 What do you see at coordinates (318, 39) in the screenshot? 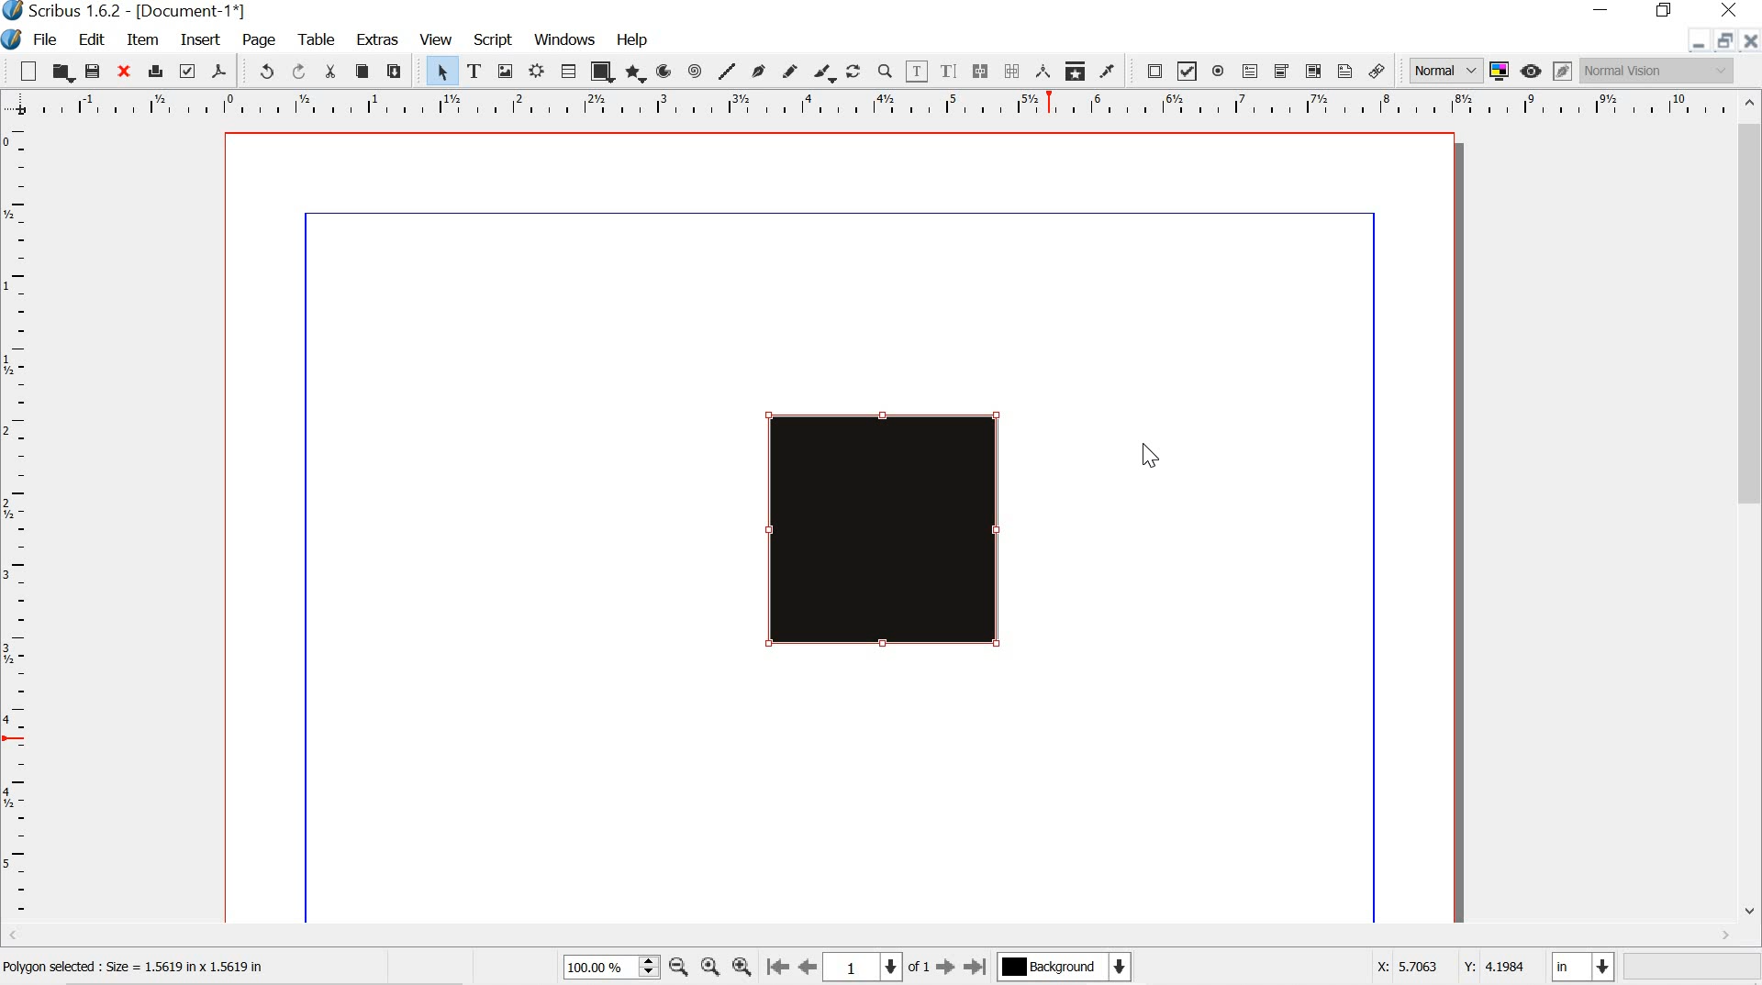
I see `table` at bounding box center [318, 39].